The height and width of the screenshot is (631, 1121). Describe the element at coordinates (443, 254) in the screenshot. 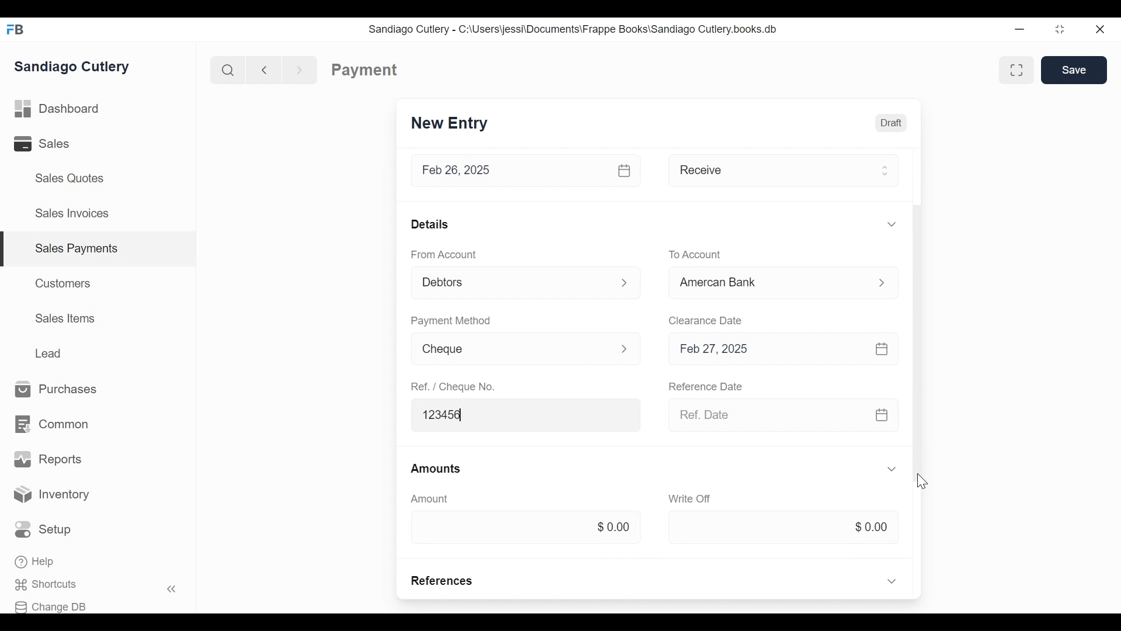

I see `From Account` at that location.